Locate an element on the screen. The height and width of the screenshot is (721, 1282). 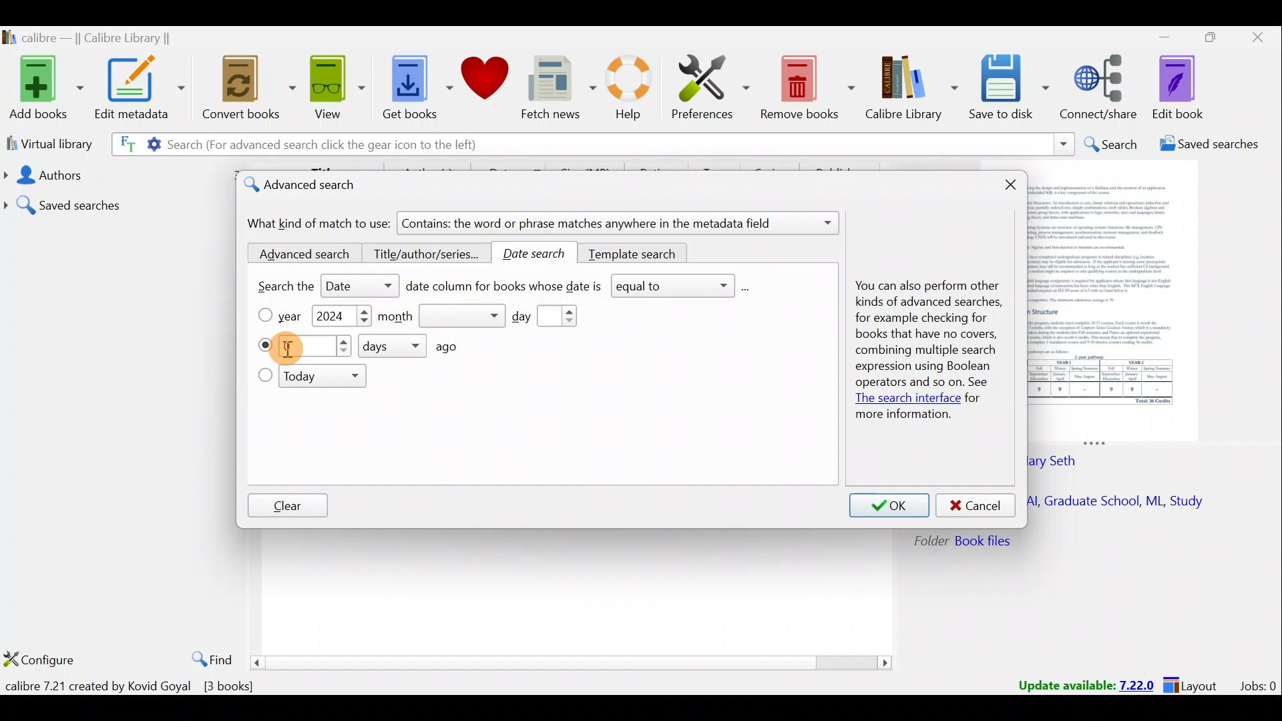
calibre 7.21 created by Kovid Goyal [3 books] is located at coordinates (133, 686).